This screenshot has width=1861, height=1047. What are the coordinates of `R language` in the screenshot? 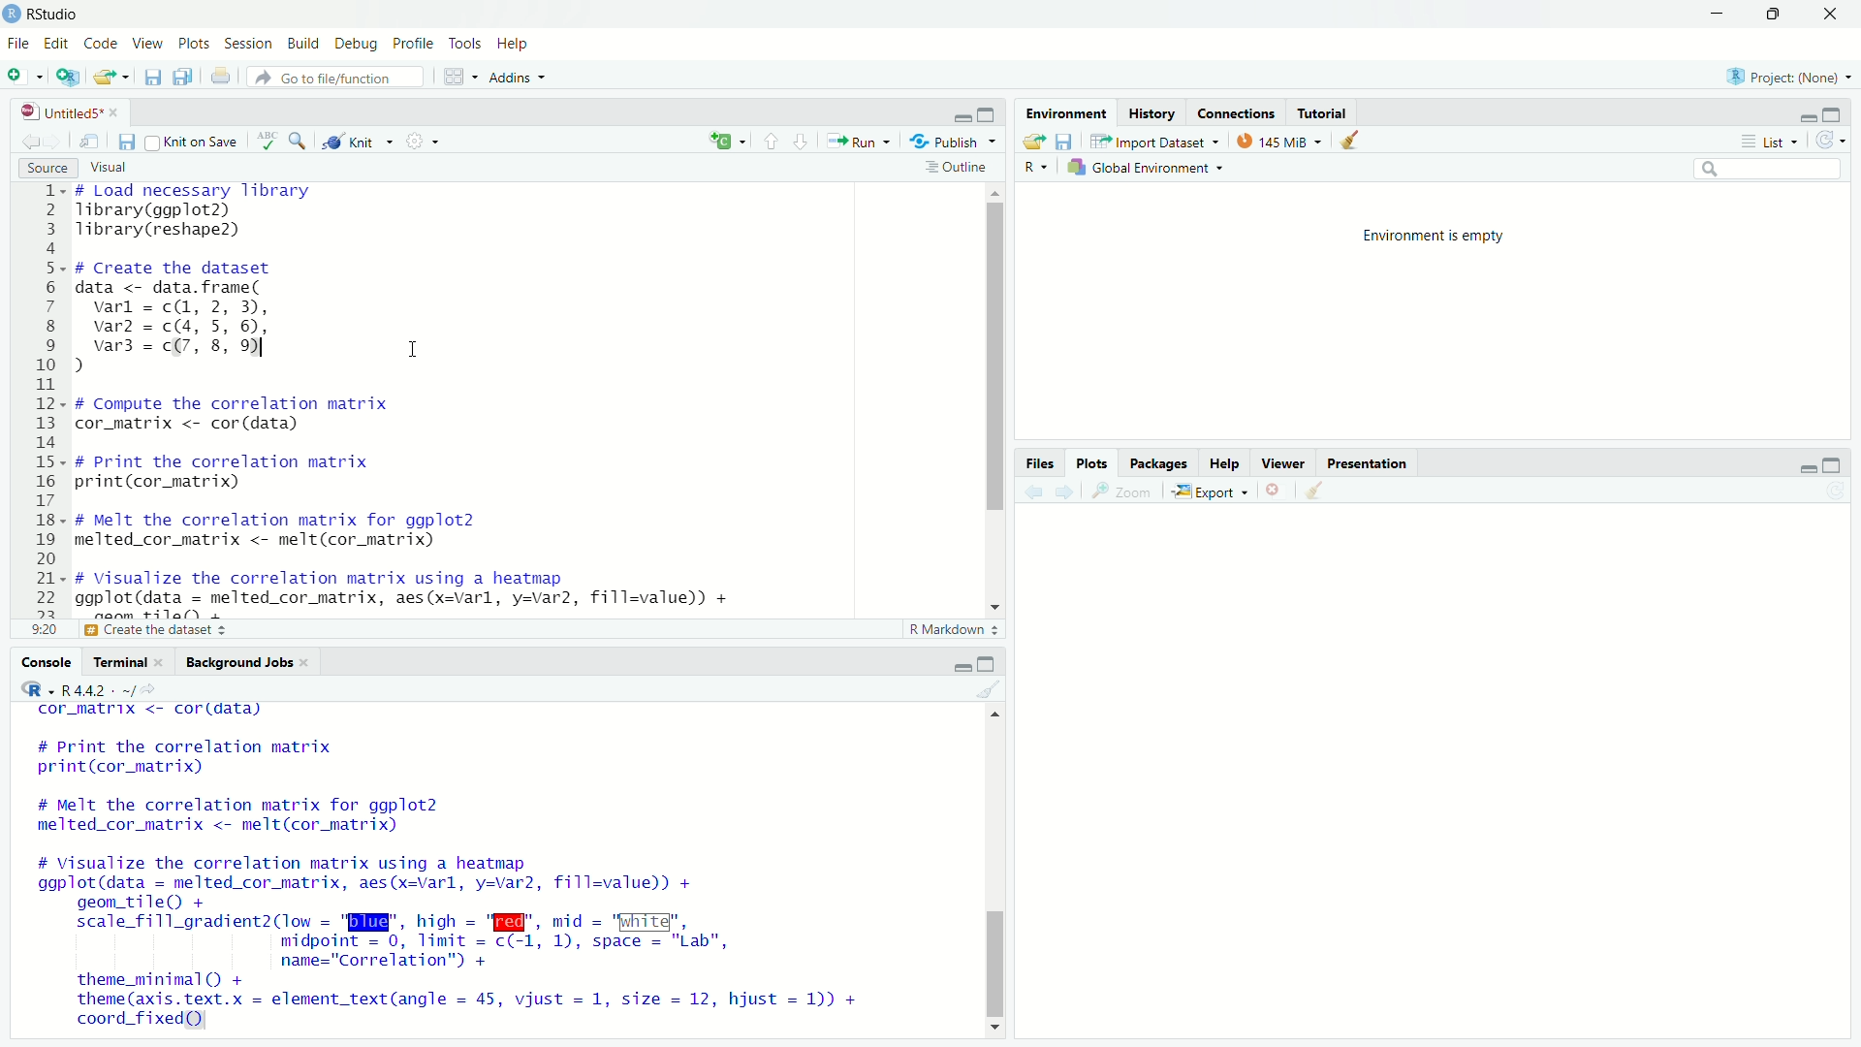 It's located at (1037, 168).